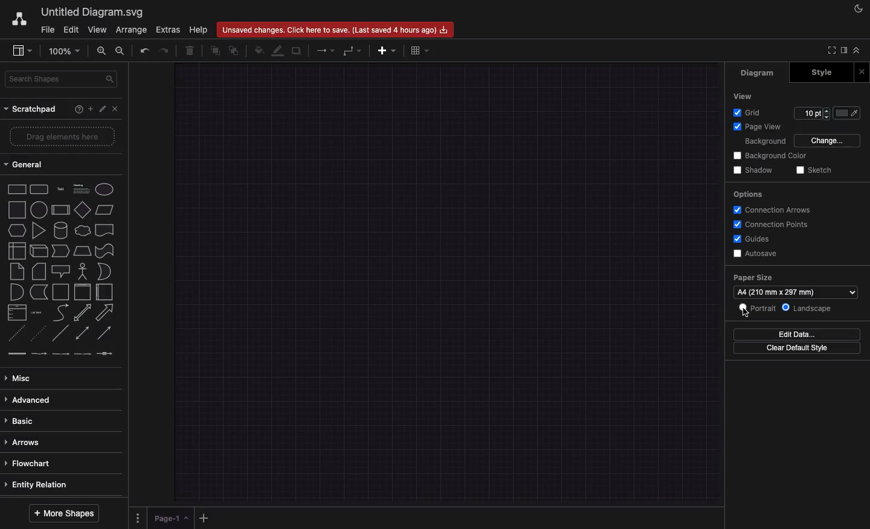  Describe the element at coordinates (236, 51) in the screenshot. I see `To back` at that location.